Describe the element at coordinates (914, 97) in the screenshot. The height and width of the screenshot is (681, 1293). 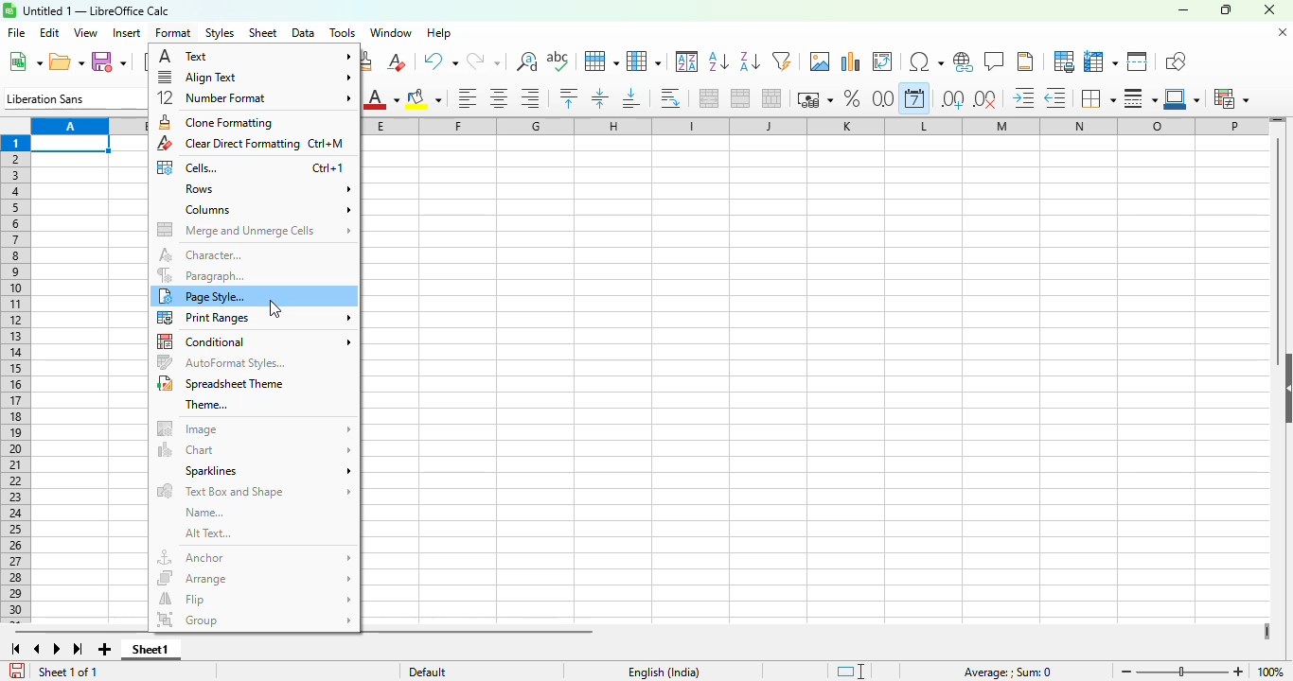
I see `format as date` at that location.